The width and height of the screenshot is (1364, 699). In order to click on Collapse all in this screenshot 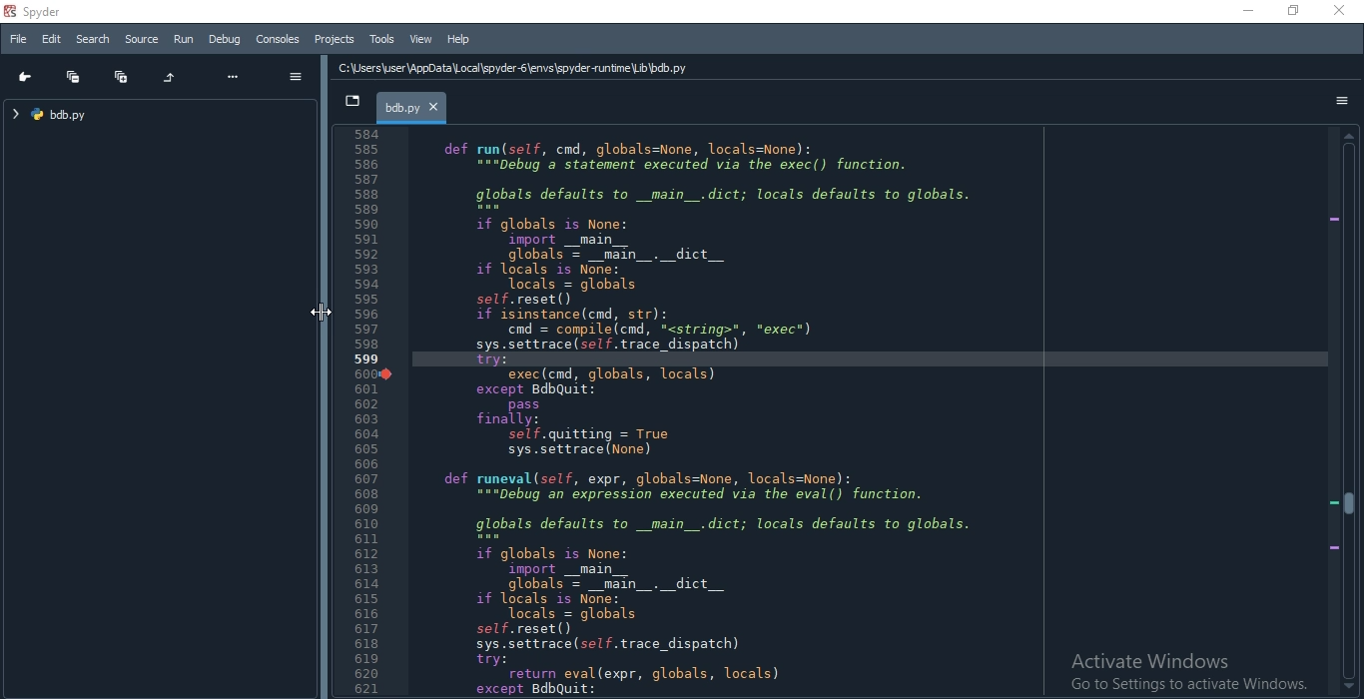, I will do `click(72, 77)`.